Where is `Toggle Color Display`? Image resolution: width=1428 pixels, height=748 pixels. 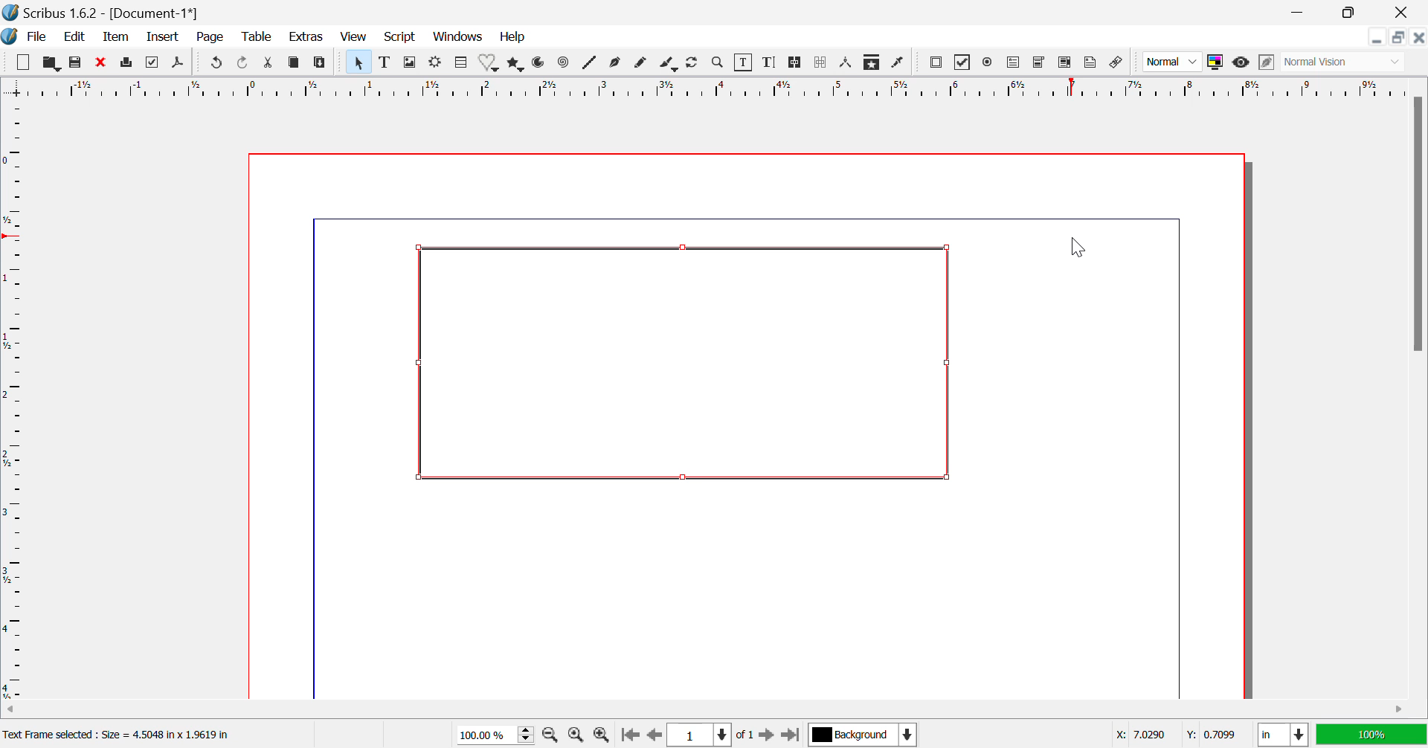 Toggle Color Display is located at coordinates (1218, 63).